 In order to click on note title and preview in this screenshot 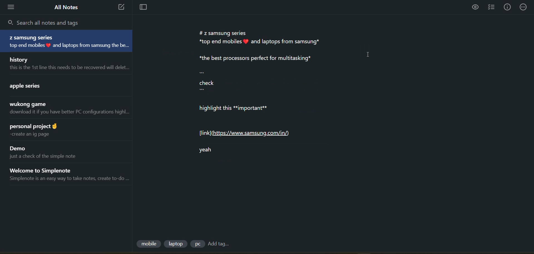, I will do `click(62, 85)`.